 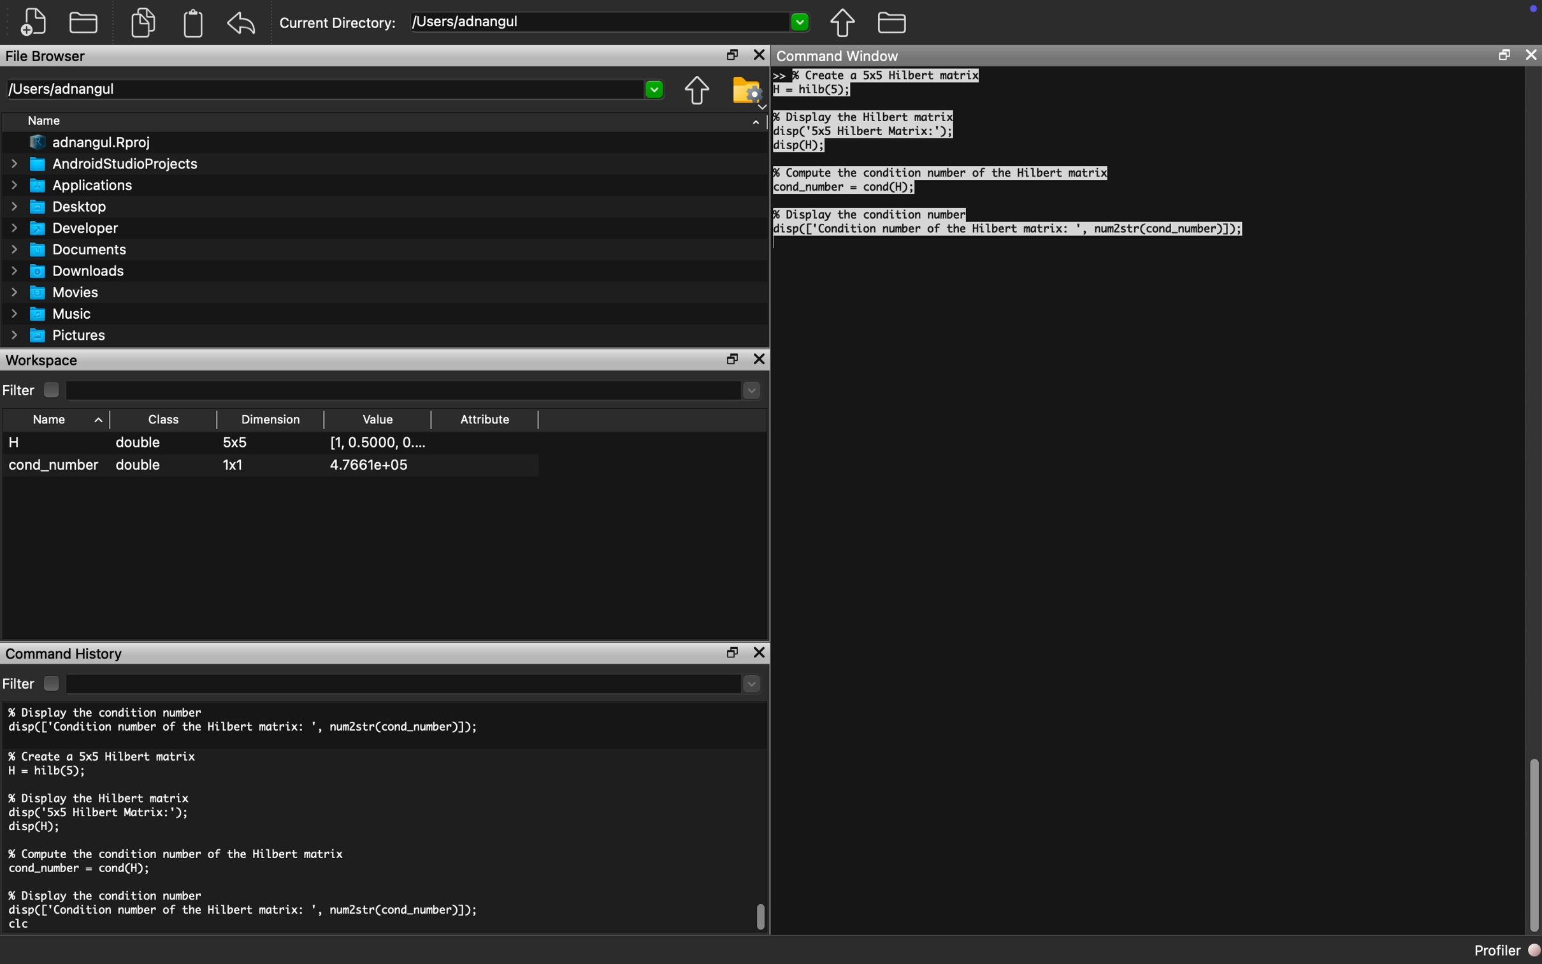 What do you see at coordinates (759, 359) in the screenshot?
I see `Close` at bounding box center [759, 359].